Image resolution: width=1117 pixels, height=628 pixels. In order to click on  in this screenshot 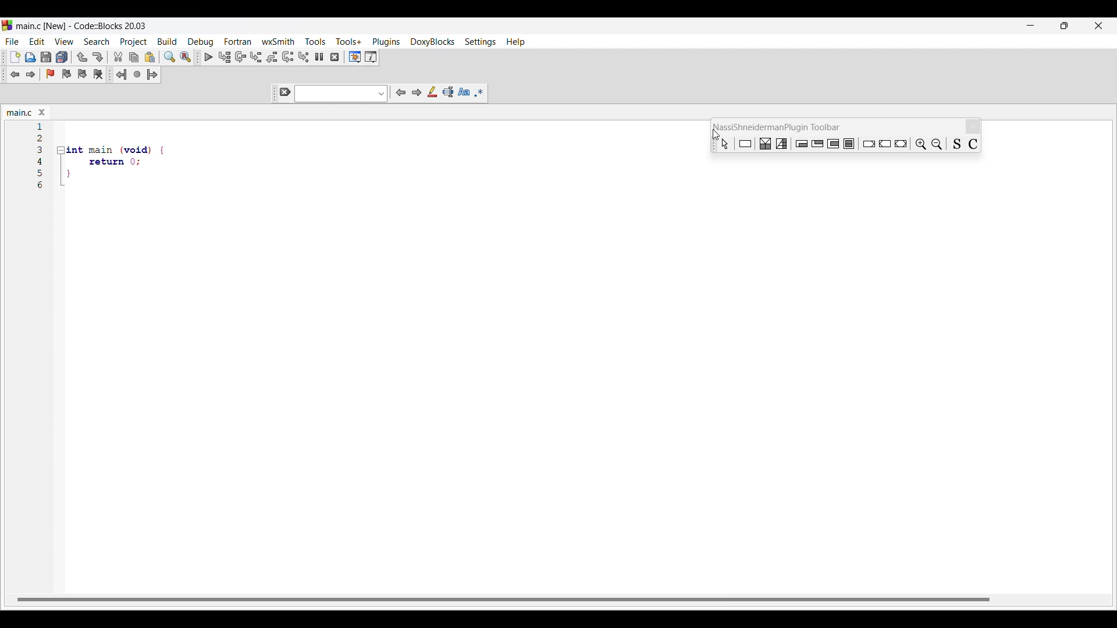, I will do `click(42, 186)`.